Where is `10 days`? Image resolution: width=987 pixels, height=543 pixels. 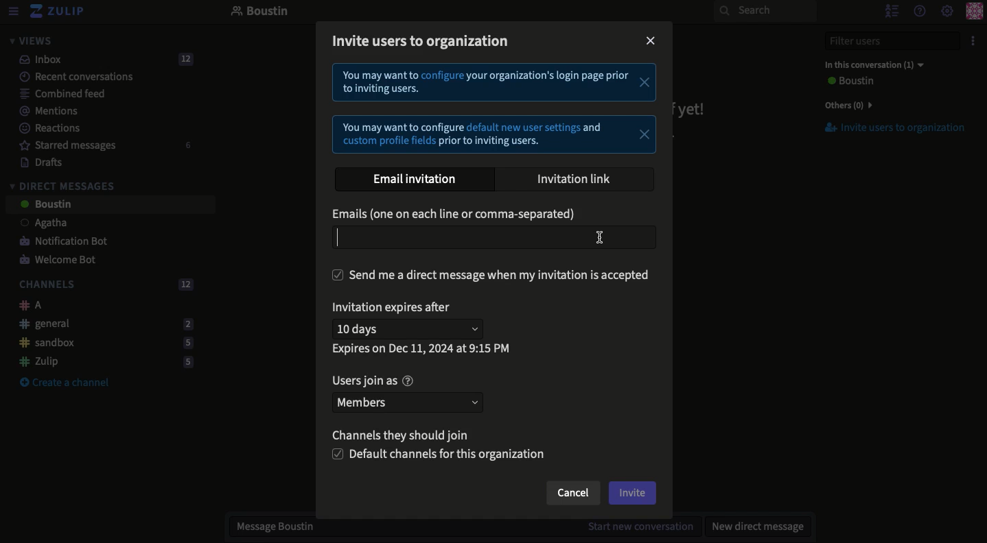
10 days is located at coordinates (410, 329).